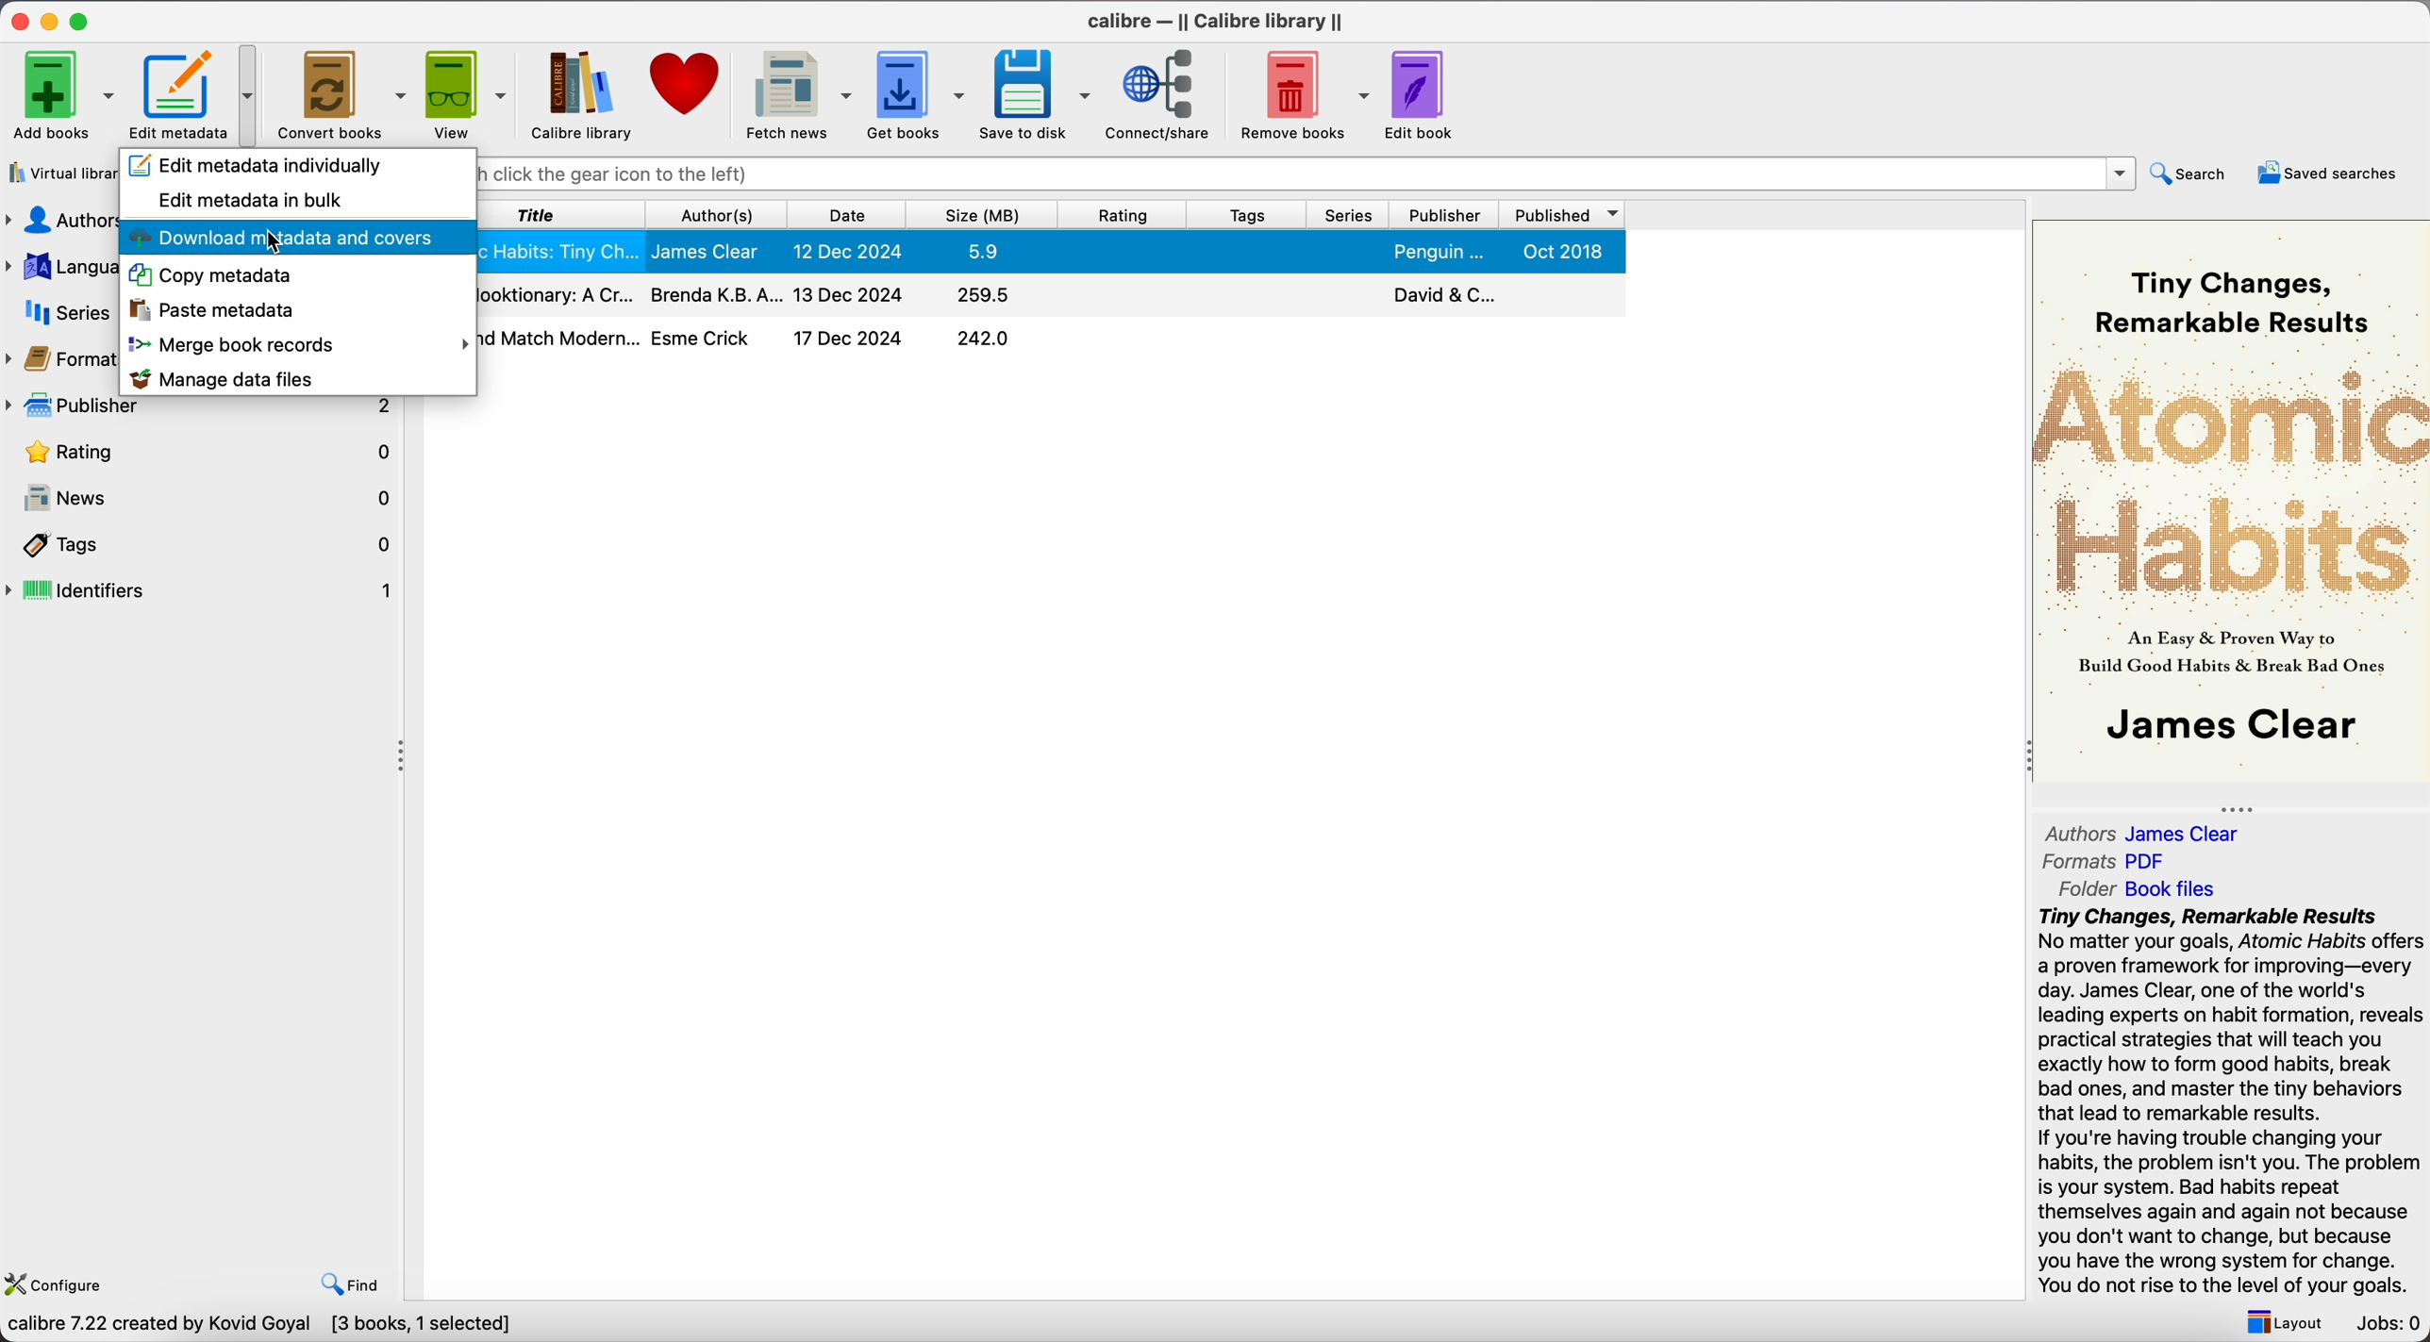  What do you see at coordinates (2147, 831) in the screenshot?
I see `Authors James Clear` at bounding box center [2147, 831].